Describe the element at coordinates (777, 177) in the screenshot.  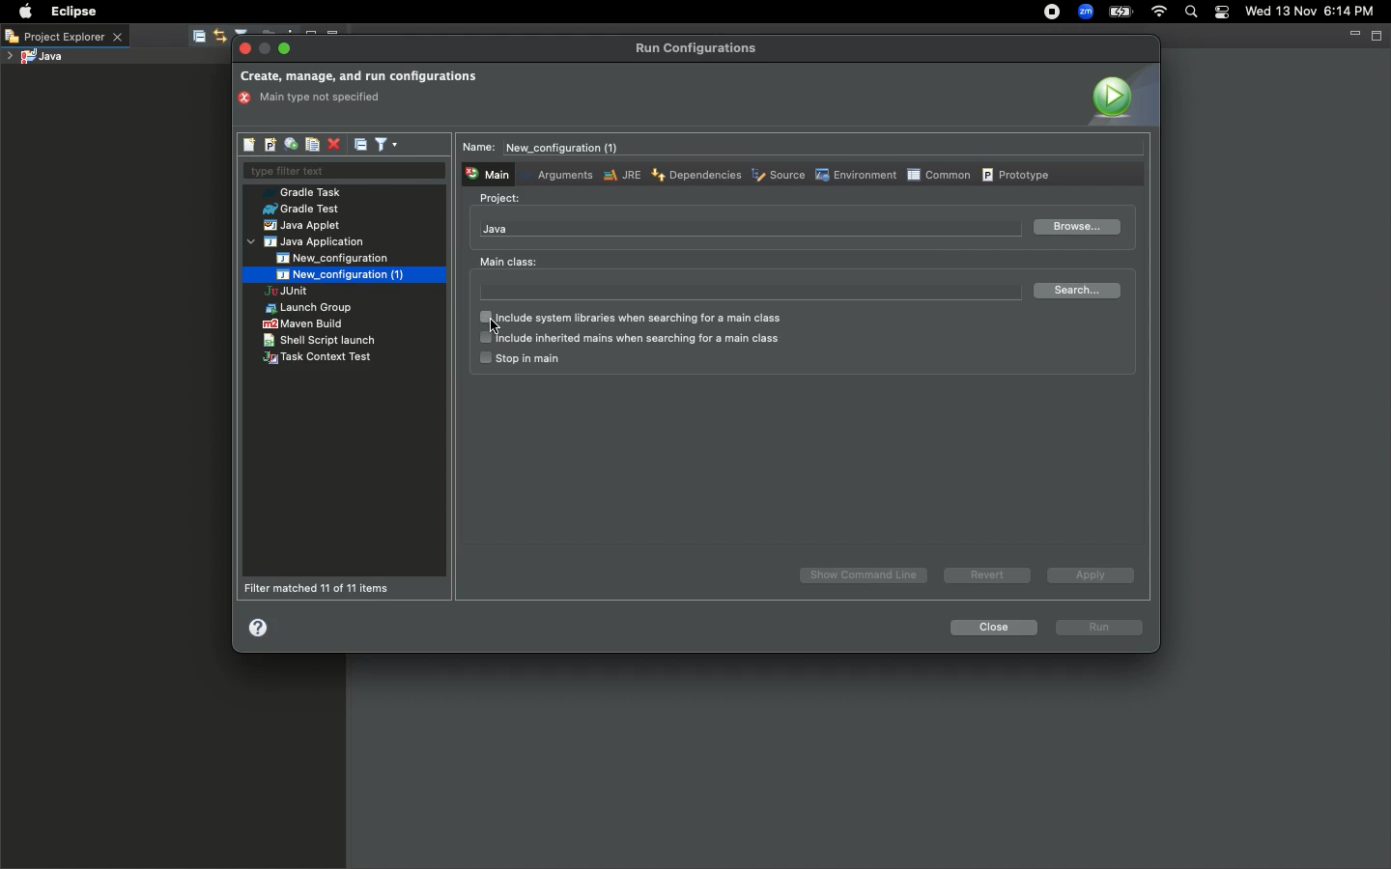
I see `Source` at that location.